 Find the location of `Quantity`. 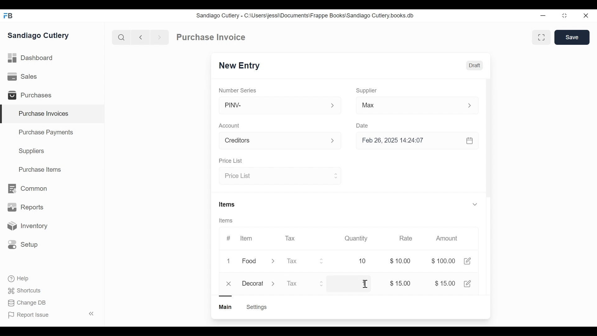

Quantity is located at coordinates (355, 238).